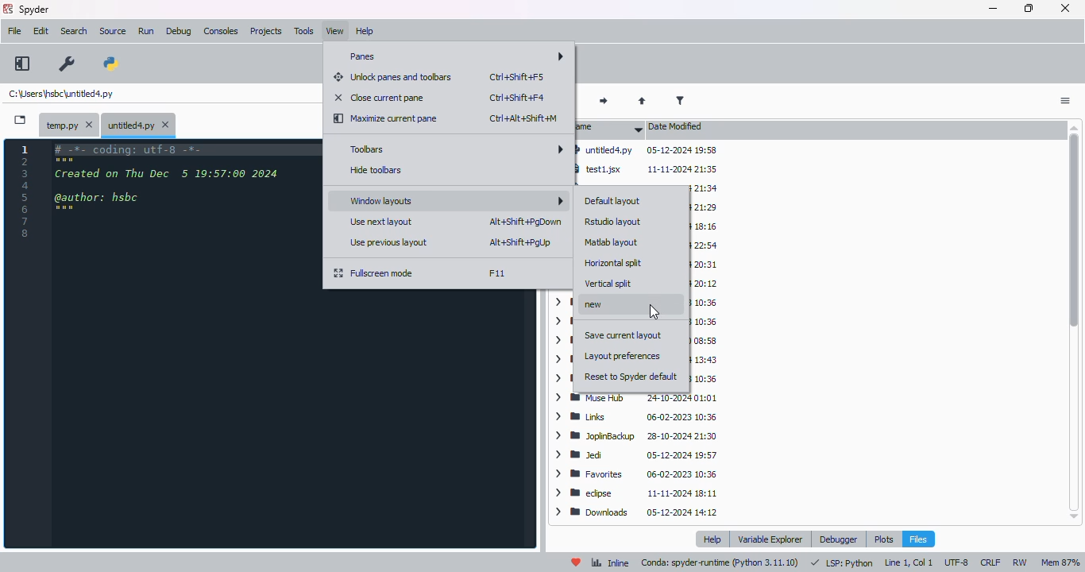 This screenshot has width=1085, height=572. Describe the element at coordinates (1076, 321) in the screenshot. I see `vertical scroll bar` at that location.